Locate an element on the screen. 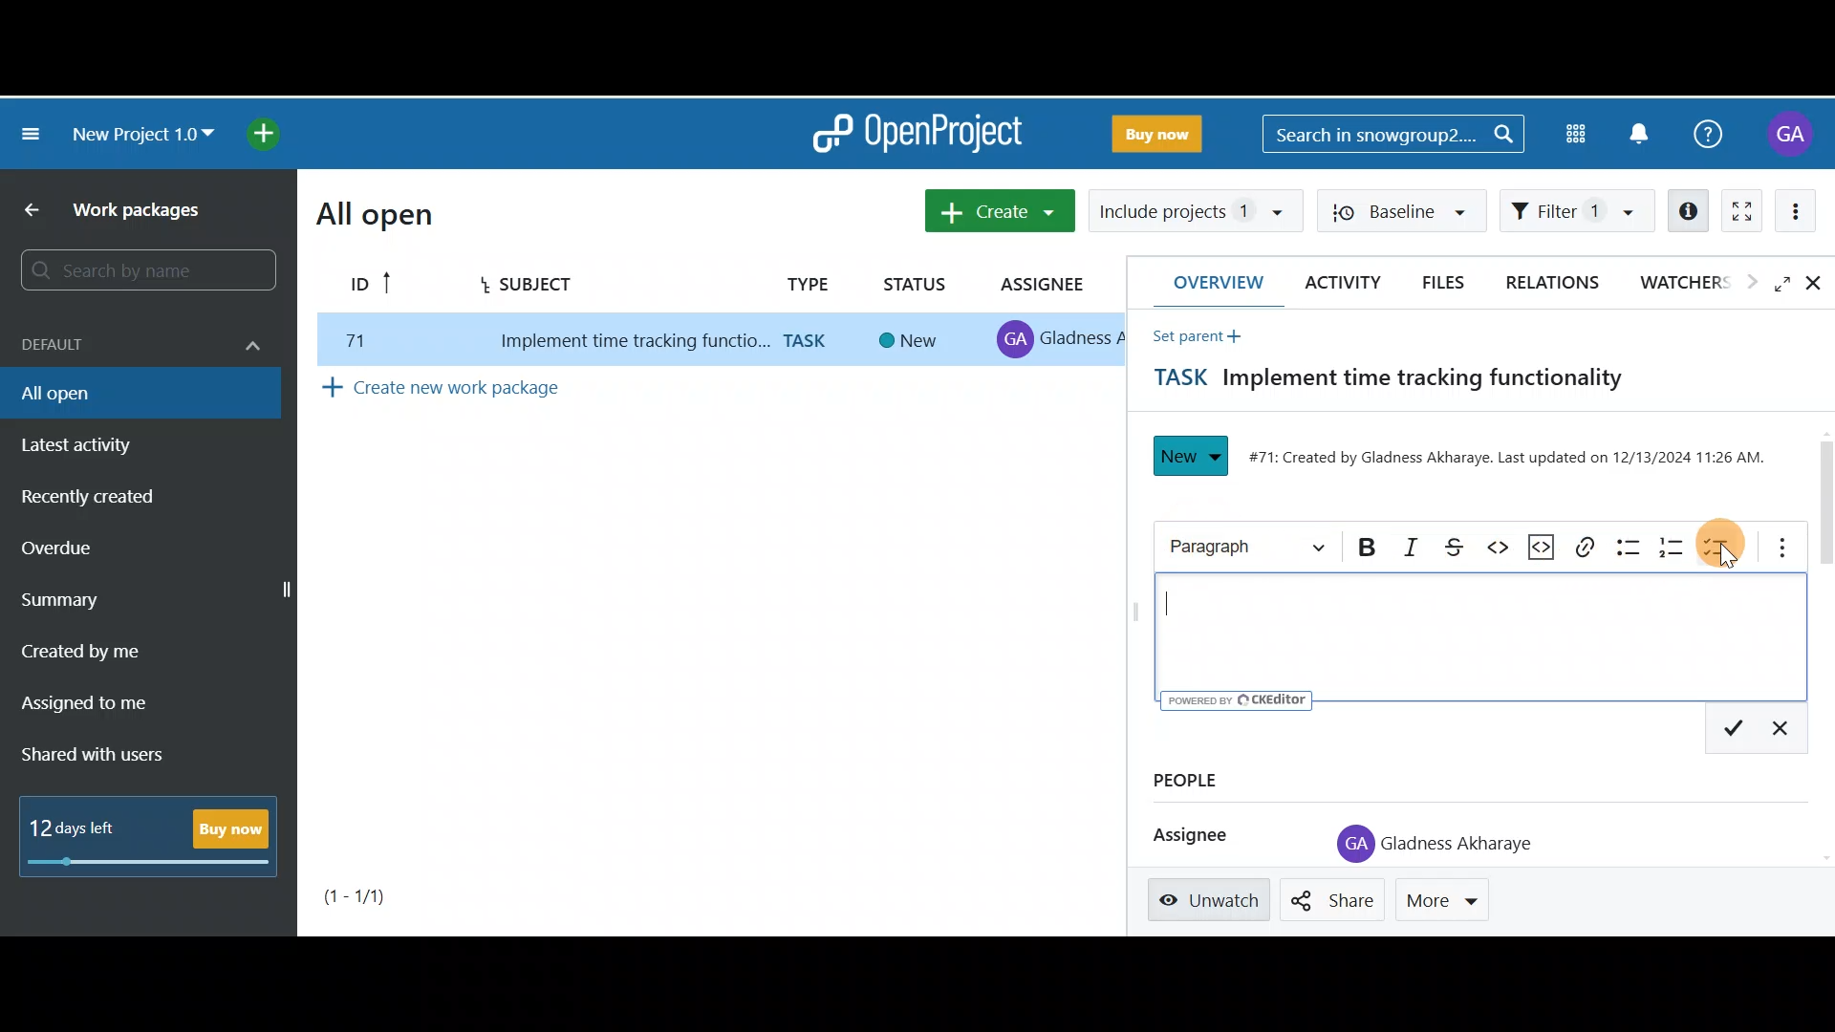 Image resolution: width=1835 pixels, height=1032 pixels. profile icon is located at coordinates (1017, 340).